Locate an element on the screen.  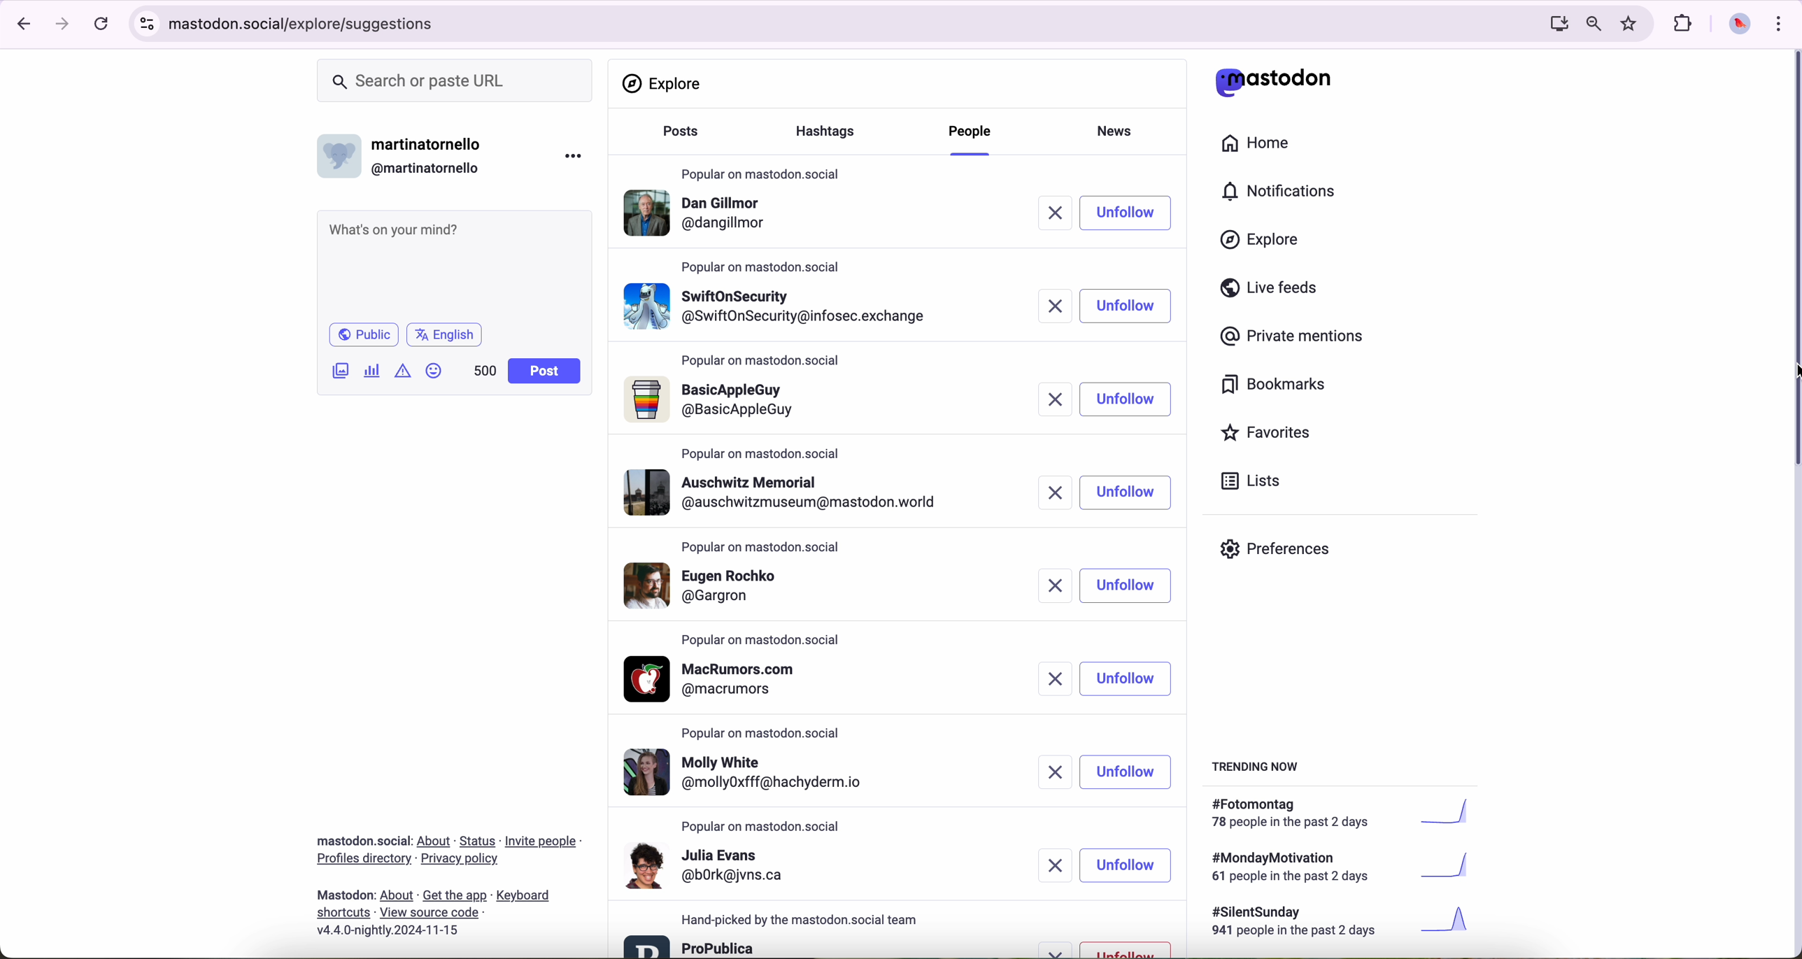
computer is located at coordinates (1553, 23).